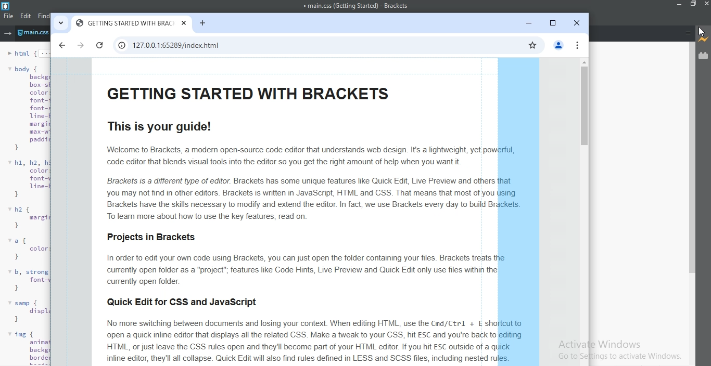 The width and height of the screenshot is (711, 366). I want to click on favourites, so click(532, 44).